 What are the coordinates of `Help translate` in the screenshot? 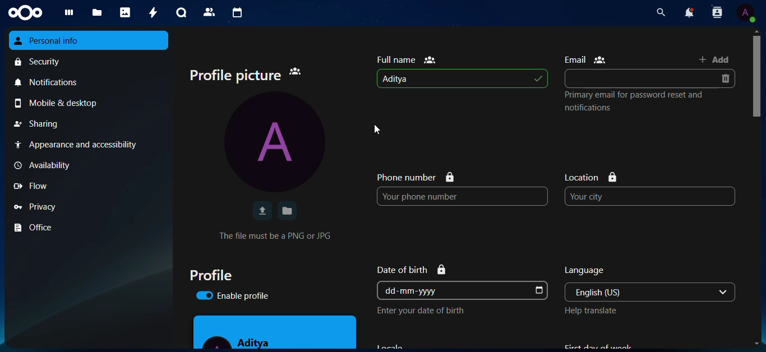 It's located at (590, 311).